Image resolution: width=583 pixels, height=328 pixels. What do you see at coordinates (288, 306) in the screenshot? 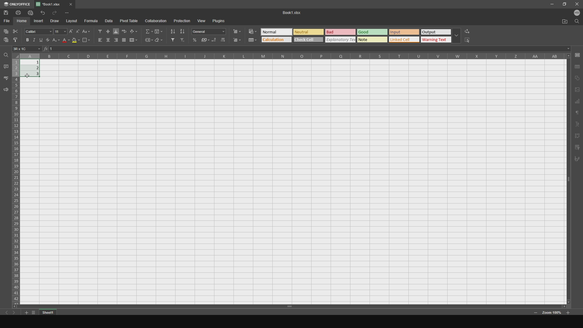
I see `horizontal slider` at bounding box center [288, 306].